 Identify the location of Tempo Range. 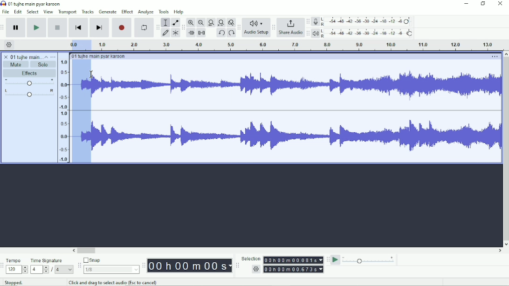
(17, 269).